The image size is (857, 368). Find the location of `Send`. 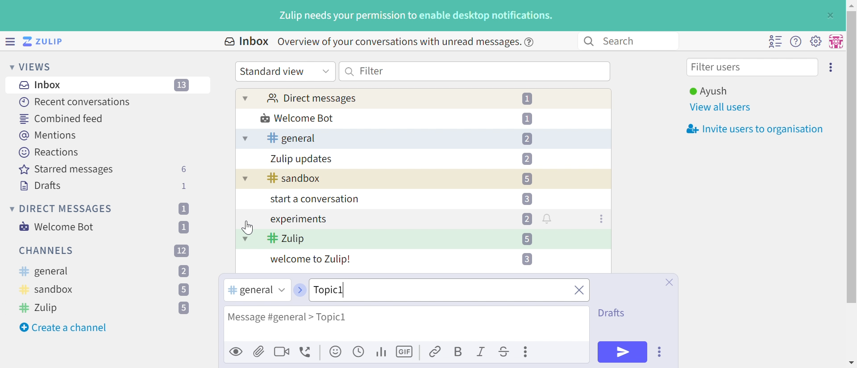

Send is located at coordinates (623, 352).